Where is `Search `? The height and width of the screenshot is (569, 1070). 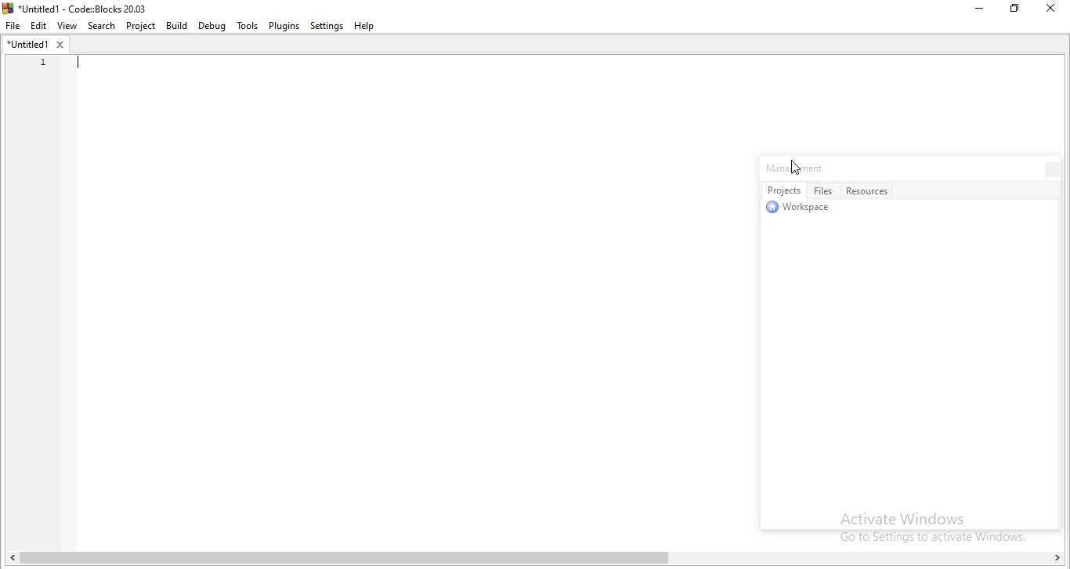
Search  is located at coordinates (102, 26).